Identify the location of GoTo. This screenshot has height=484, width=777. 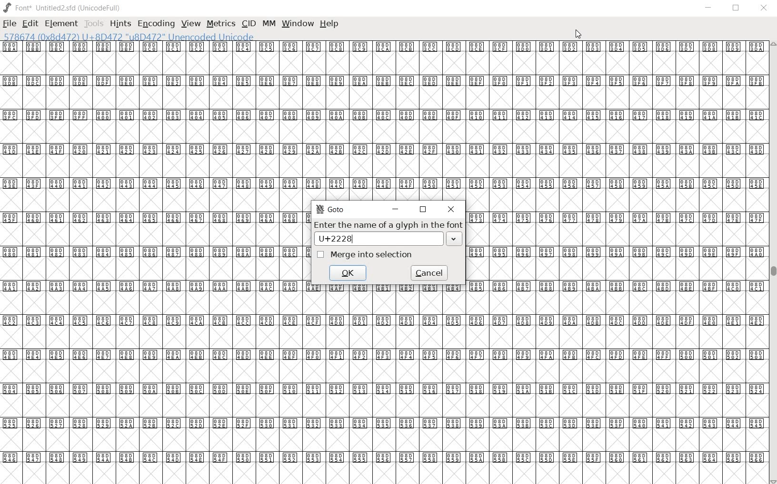
(331, 211).